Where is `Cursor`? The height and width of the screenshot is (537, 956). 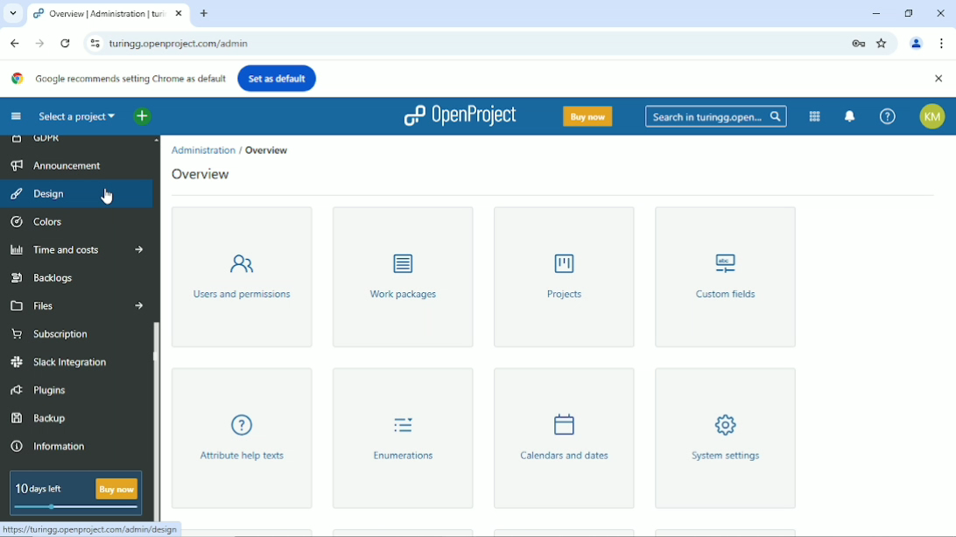 Cursor is located at coordinates (107, 193).